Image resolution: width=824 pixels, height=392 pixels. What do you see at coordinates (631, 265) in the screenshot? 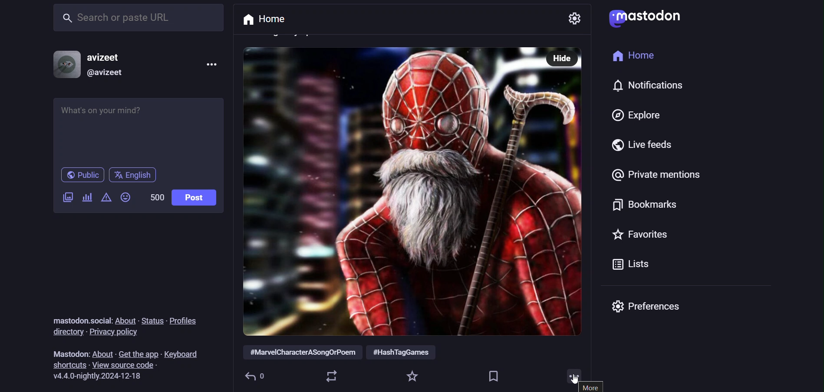
I see `lists` at bounding box center [631, 265].